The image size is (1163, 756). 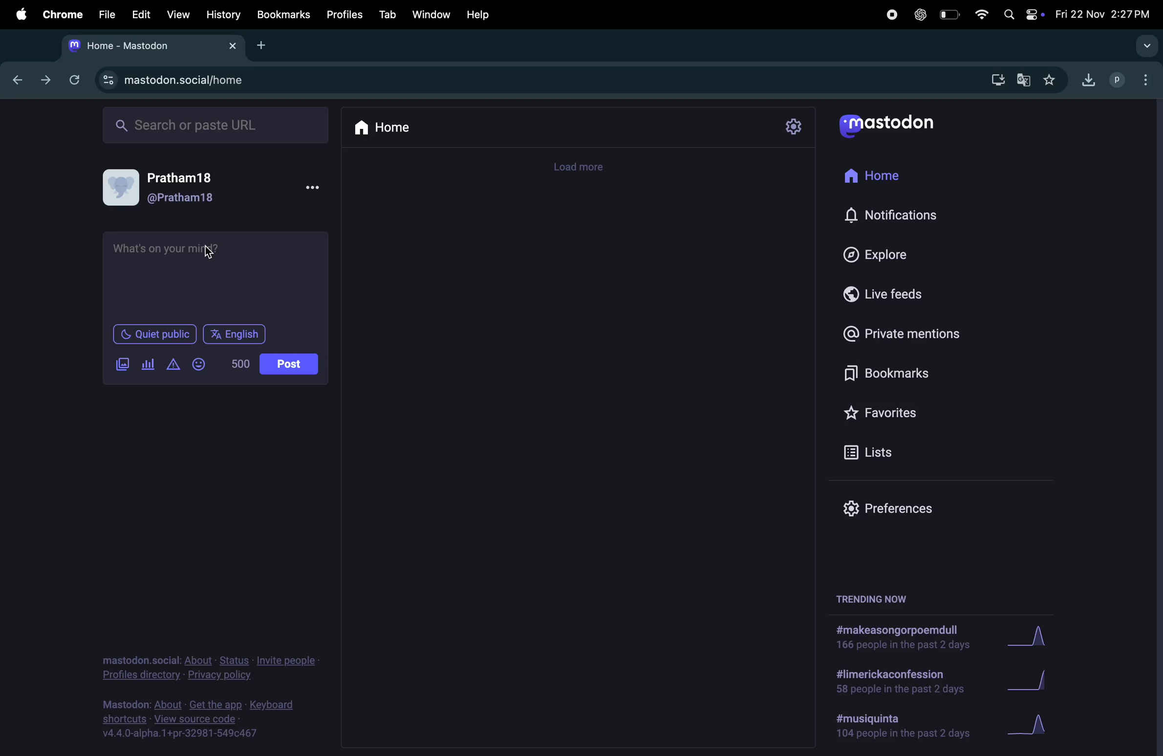 What do you see at coordinates (16, 80) in the screenshot?
I see `back` at bounding box center [16, 80].